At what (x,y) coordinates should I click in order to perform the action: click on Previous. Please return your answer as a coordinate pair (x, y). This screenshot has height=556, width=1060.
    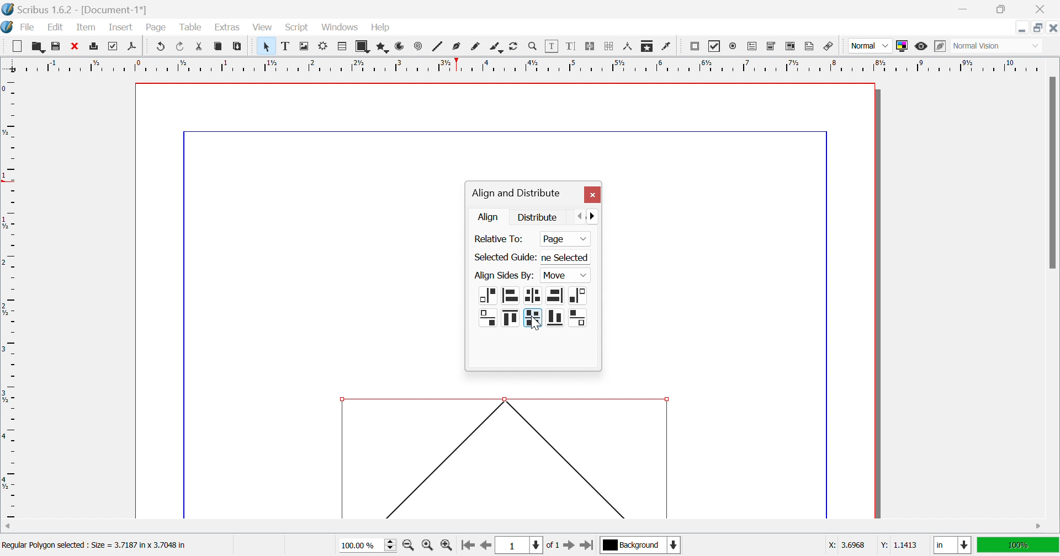
    Looking at the image, I should click on (581, 215).